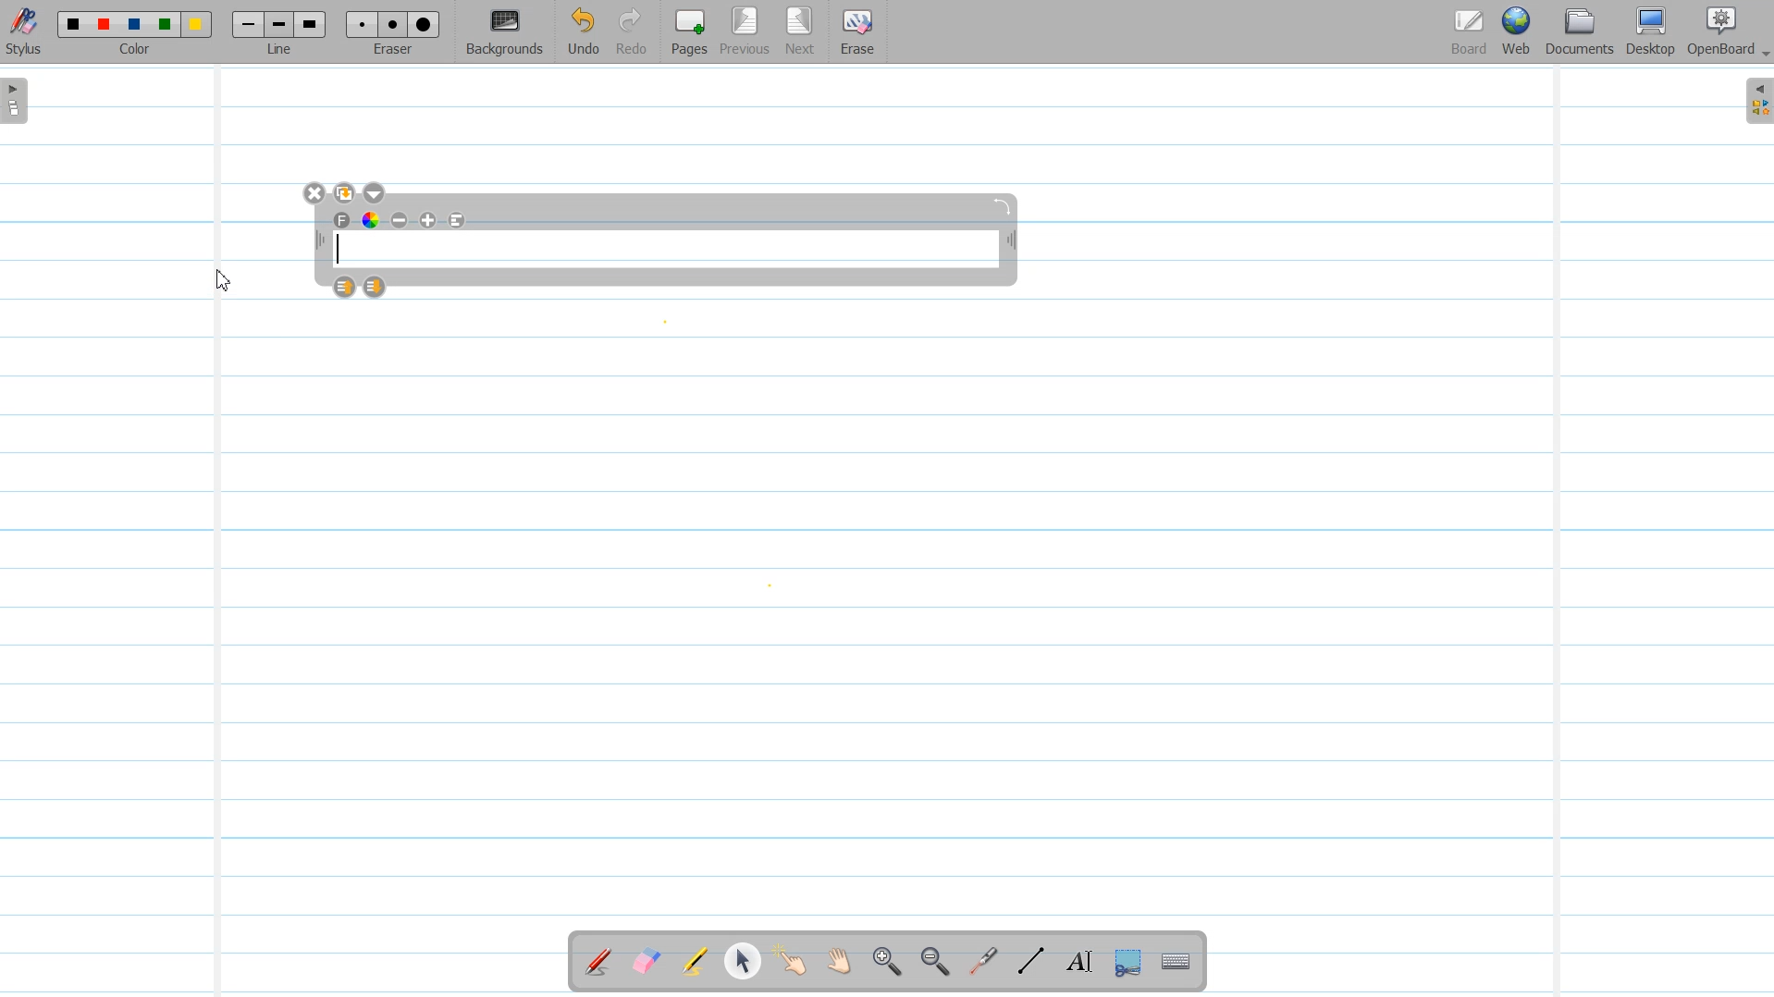  I want to click on Maximize Text, so click(429, 220).